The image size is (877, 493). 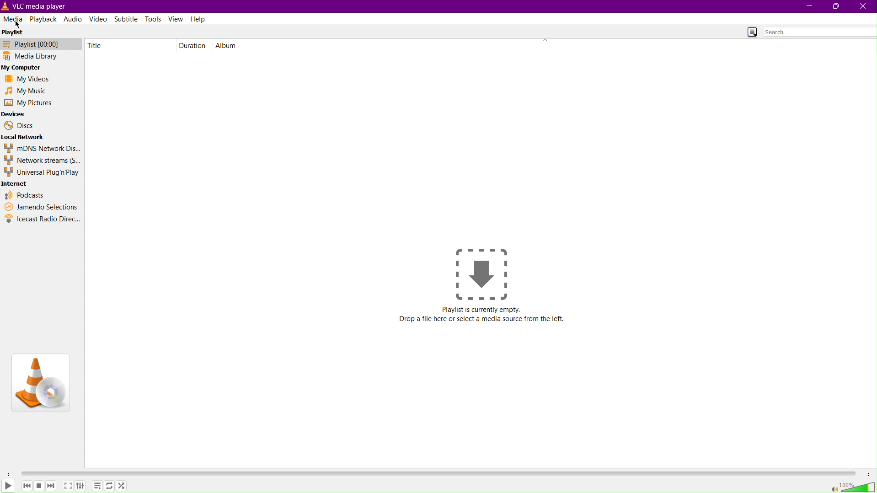 What do you see at coordinates (819, 33) in the screenshot?
I see `Search bar` at bounding box center [819, 33].